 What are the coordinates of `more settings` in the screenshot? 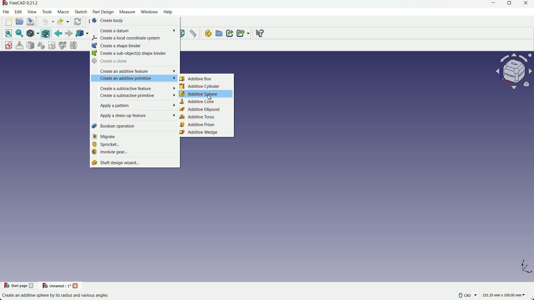 It's located at (468, 295).